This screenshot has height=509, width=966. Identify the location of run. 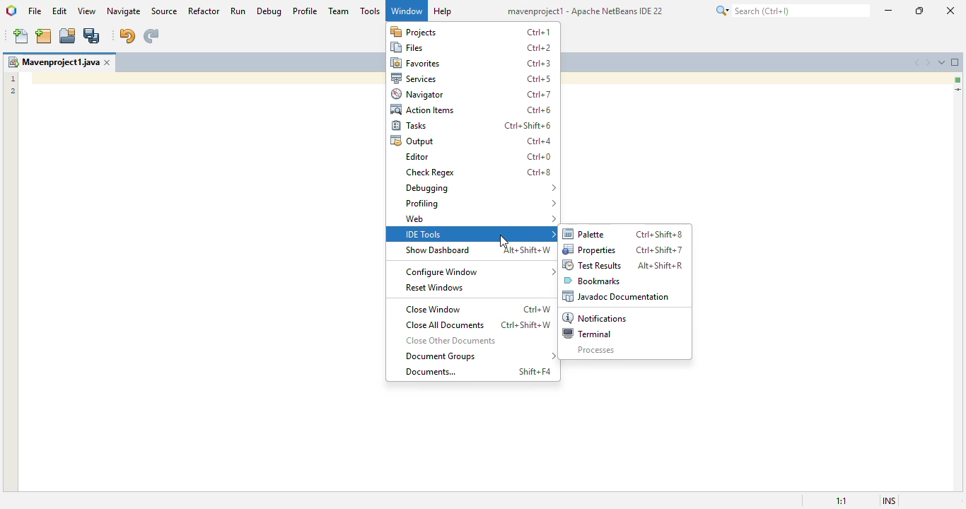
(238, 11).